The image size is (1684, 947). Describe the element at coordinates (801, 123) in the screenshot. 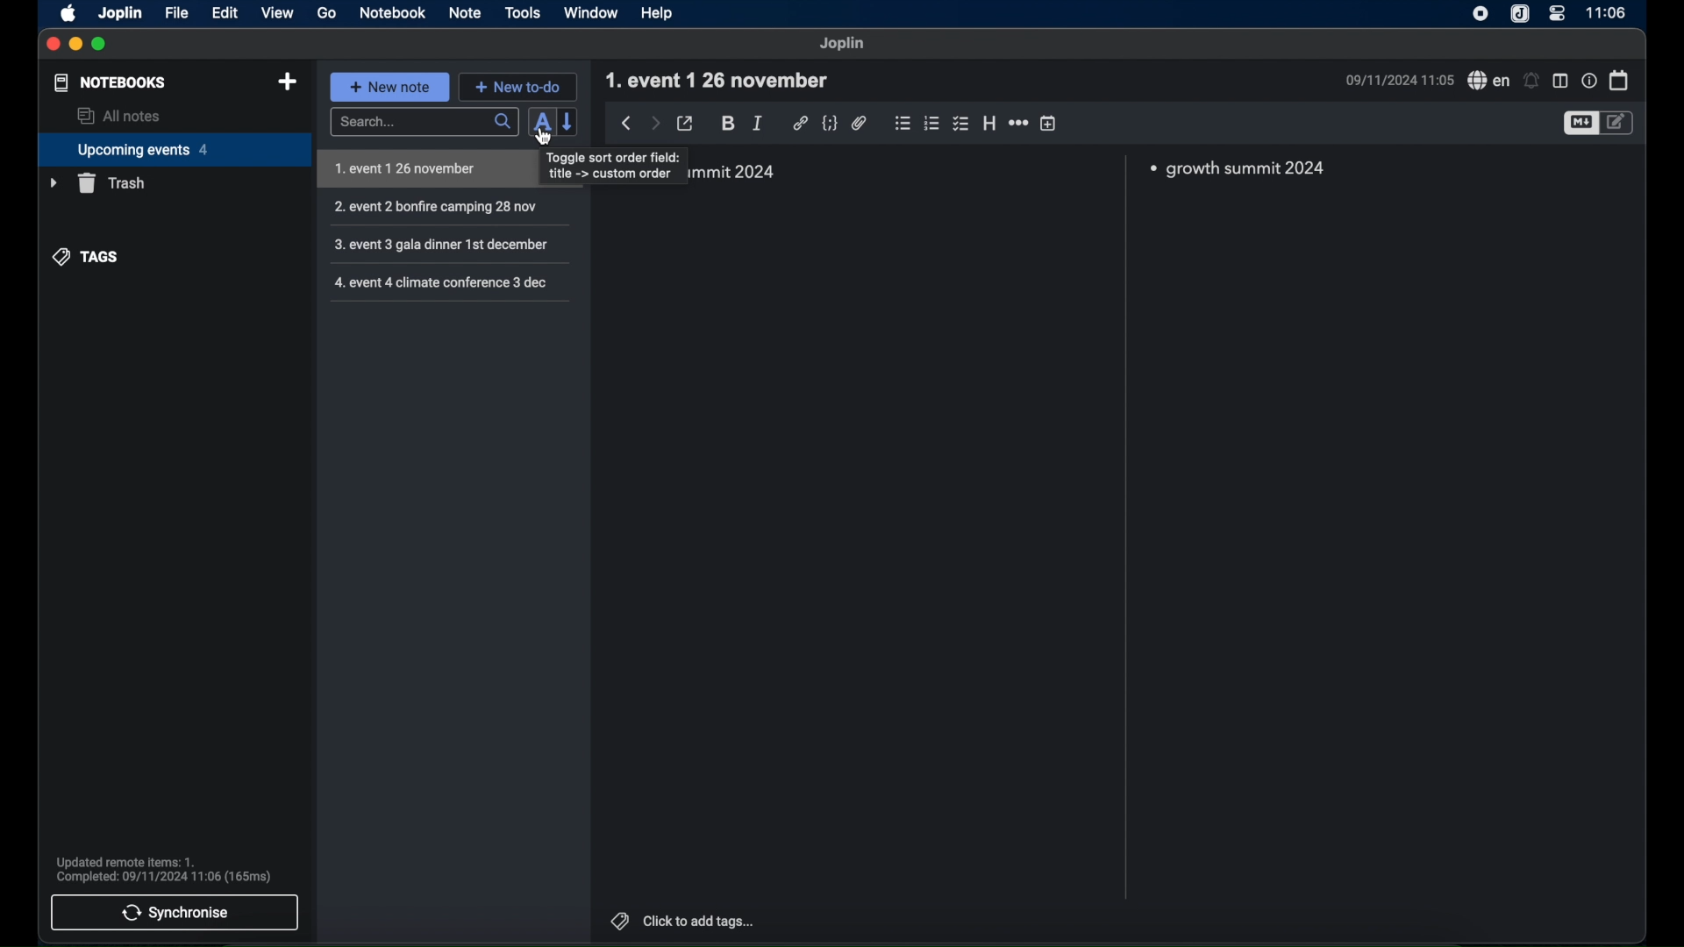

I see `hyperlink` at that location.